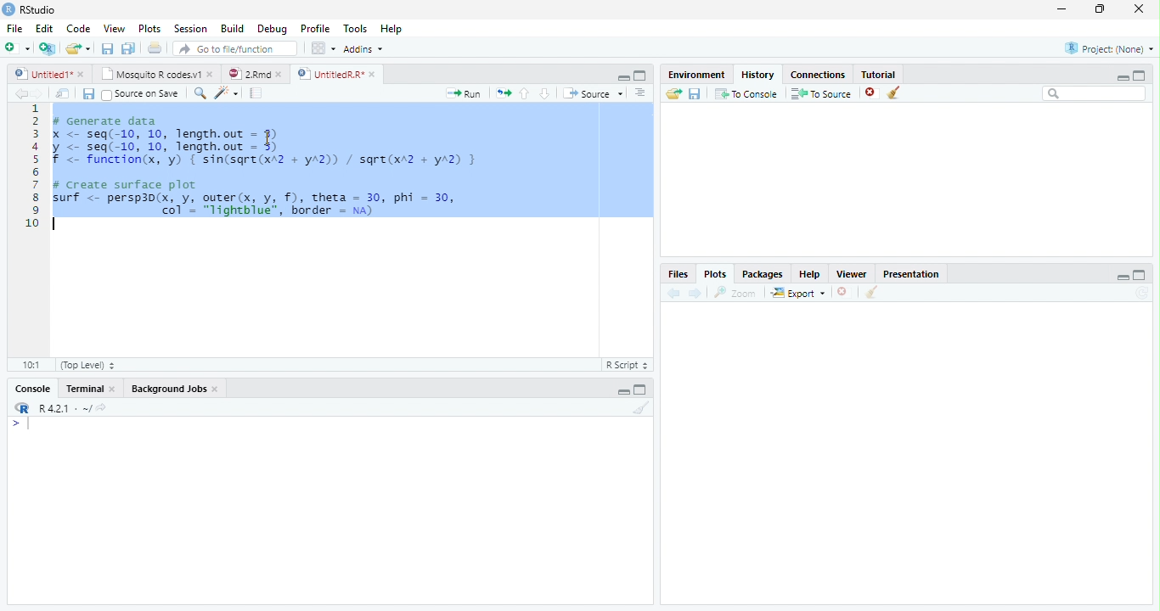  Describe the element at coordinates (696, 75) in the screenshot. I see `Environment` at that location.